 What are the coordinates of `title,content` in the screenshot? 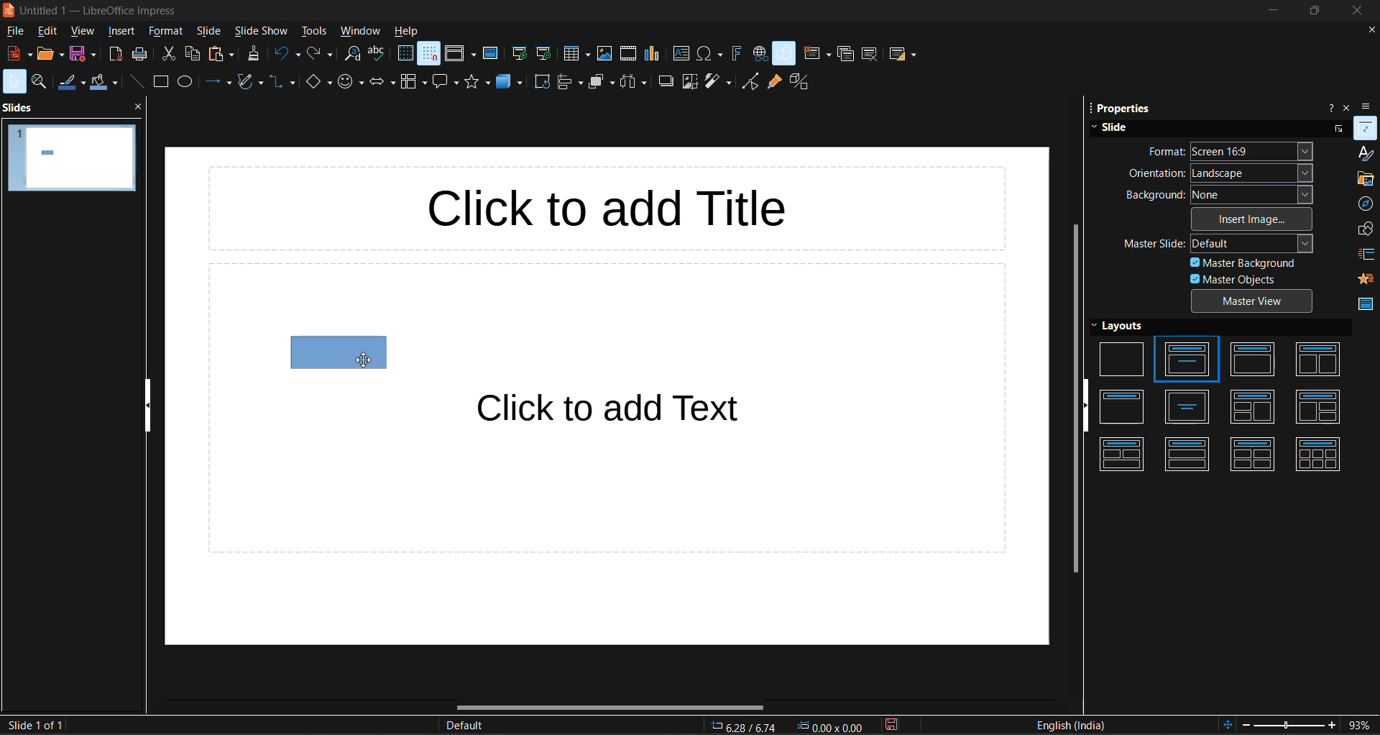 It's located at (1256, 360).